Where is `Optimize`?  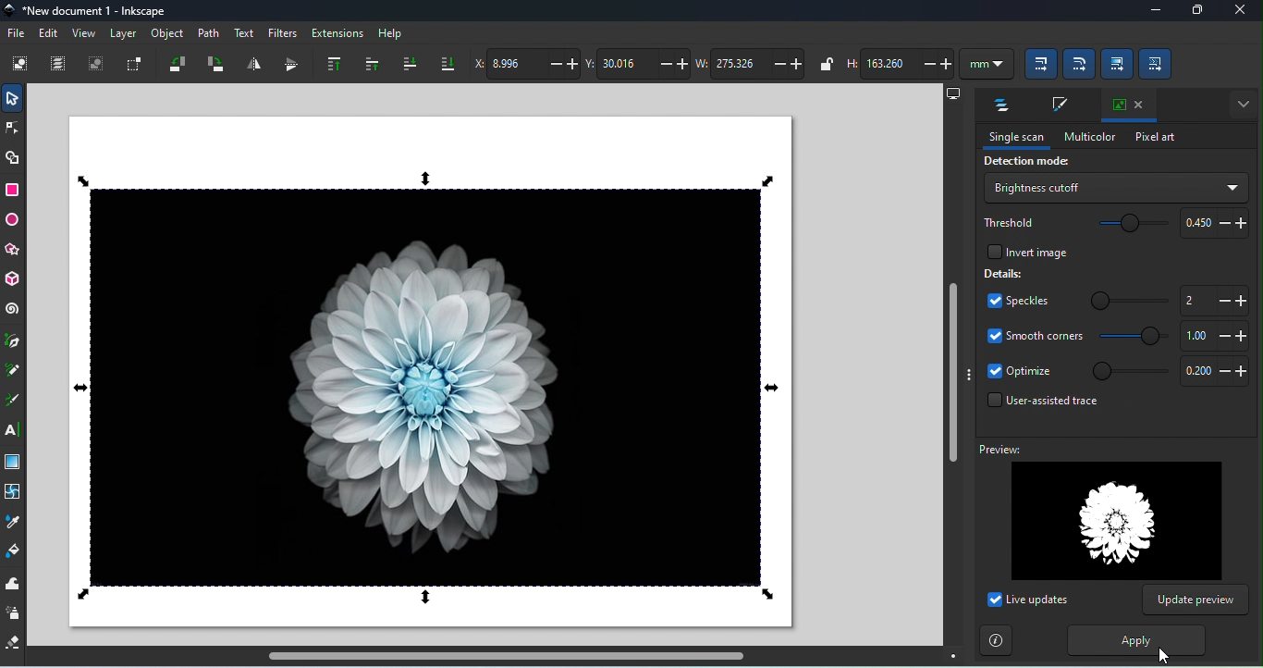 Optimize is located at coordinates (1019, 373).